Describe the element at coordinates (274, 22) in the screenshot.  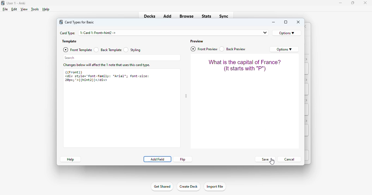
I see `minimize` at that location.